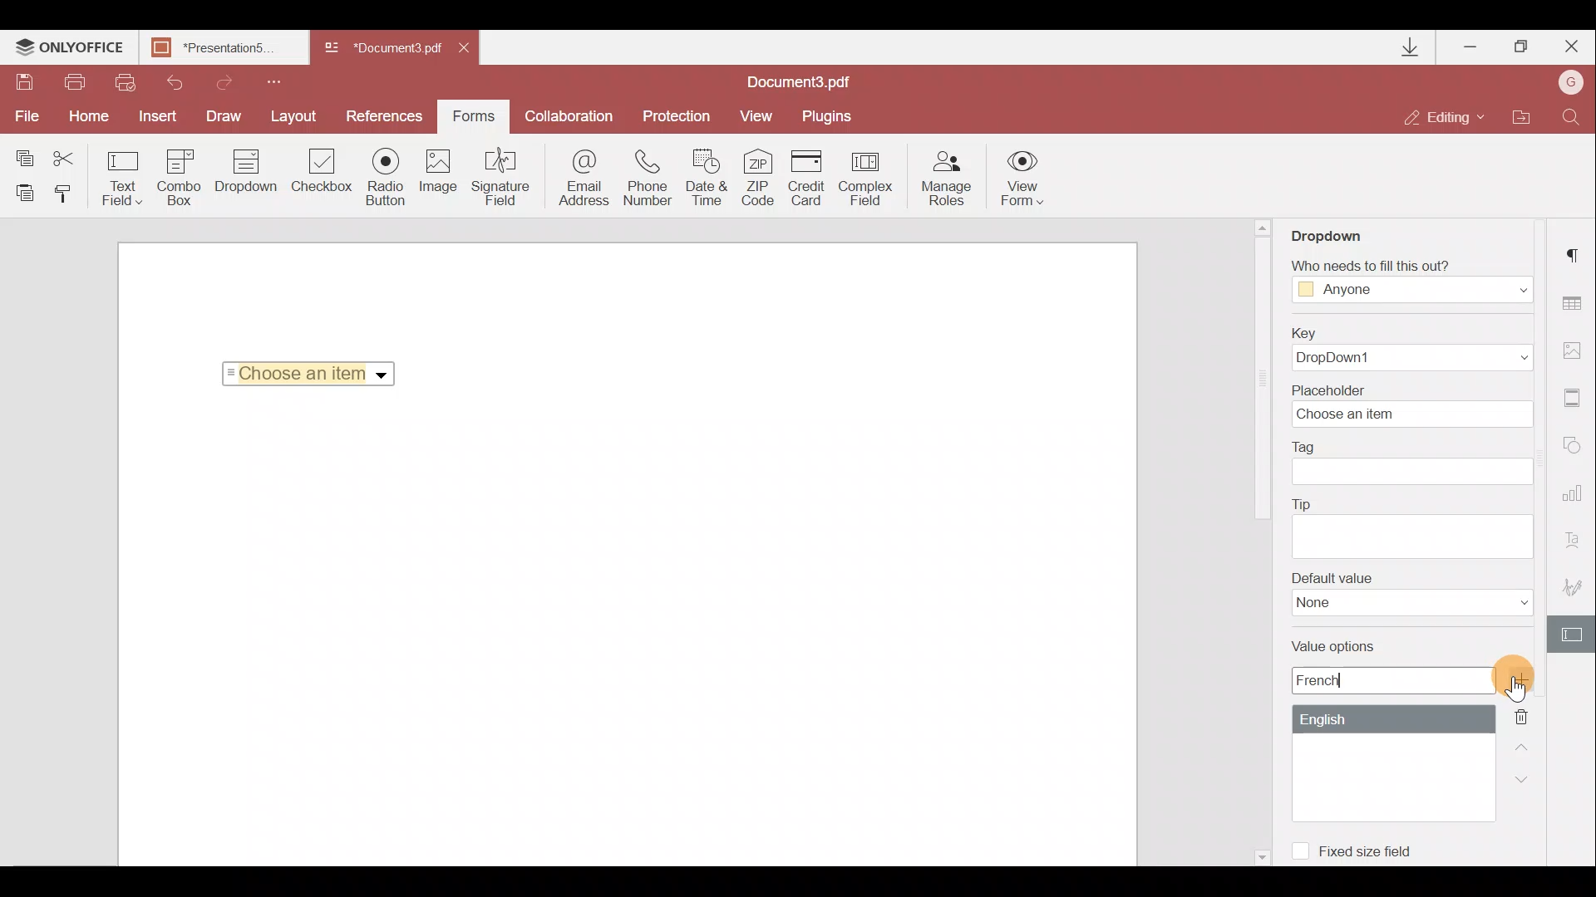 This screenshot has width=1596, height=897. I want to click on Paragraph settings, so click(1576, 250).